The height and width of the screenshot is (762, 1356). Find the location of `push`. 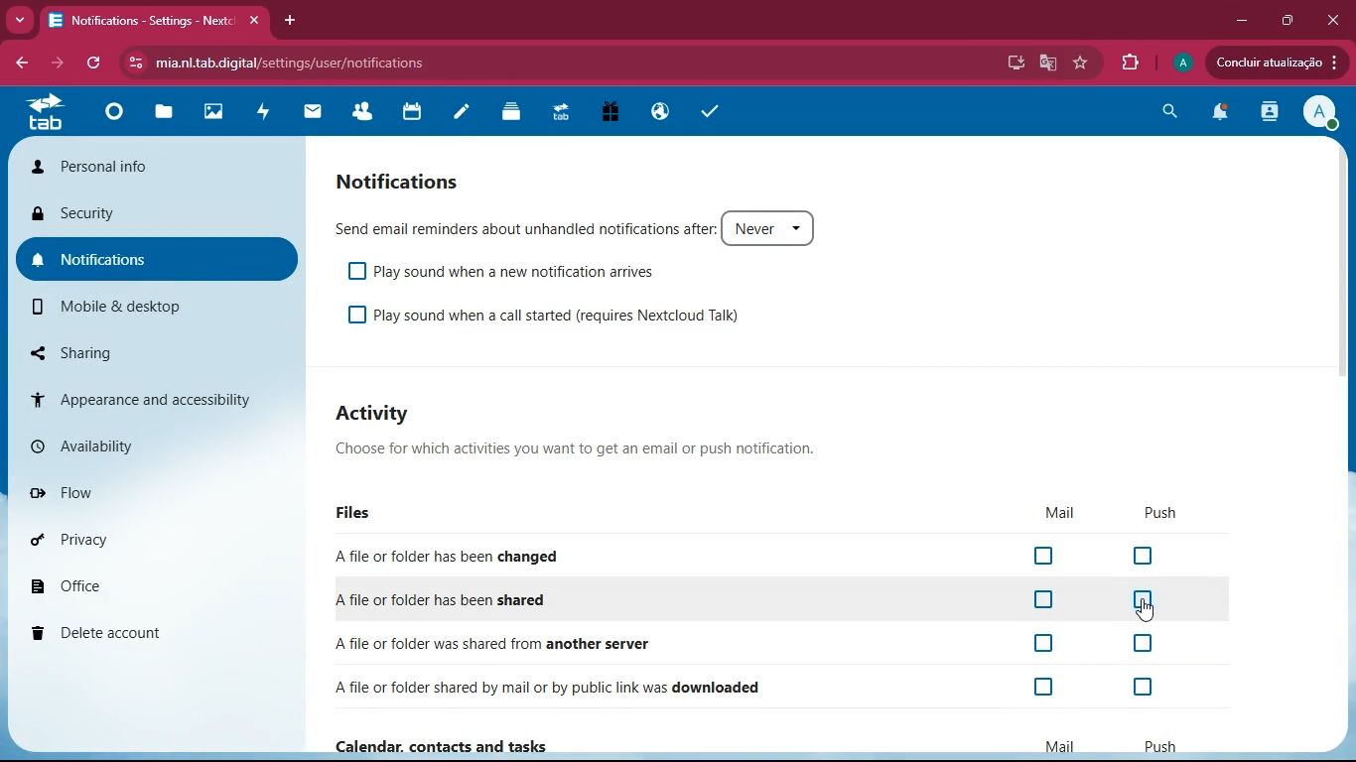

push is located at coordinates (1152, 745).